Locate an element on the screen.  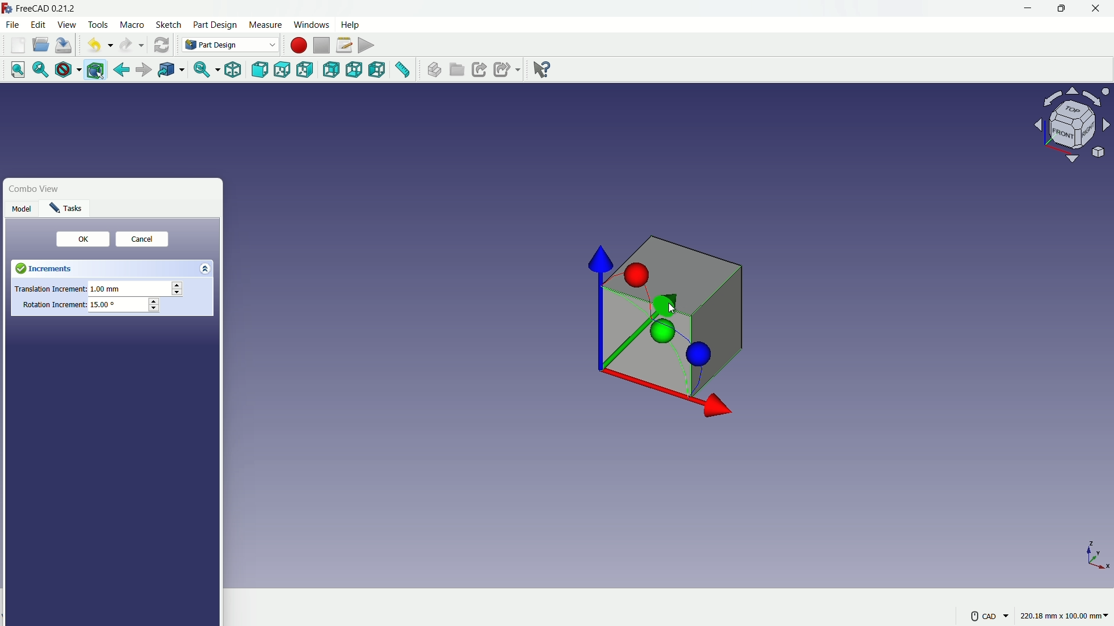
cancel is located at coordinates (140, 241).